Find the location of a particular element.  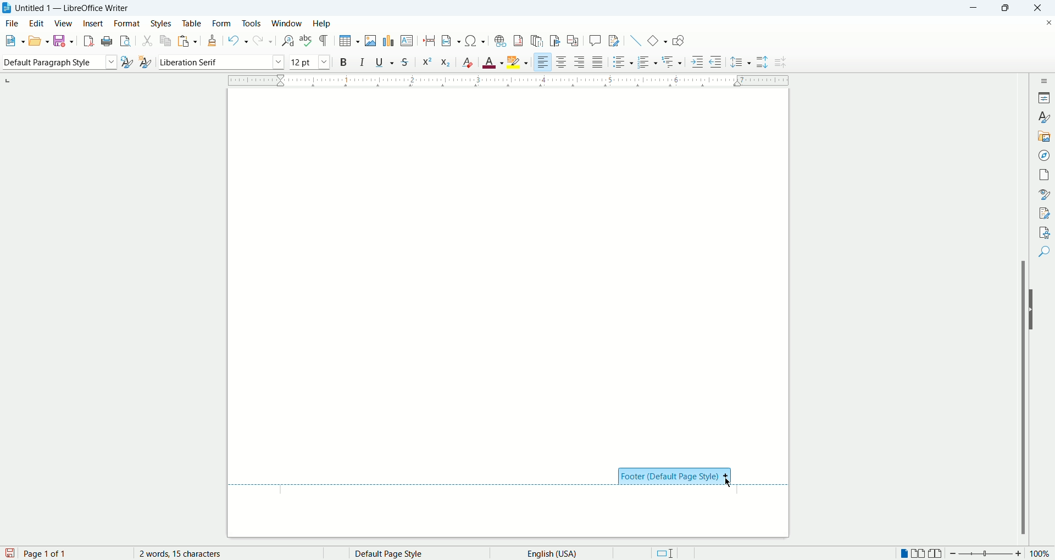

redo is located at coordinates (262, 41).